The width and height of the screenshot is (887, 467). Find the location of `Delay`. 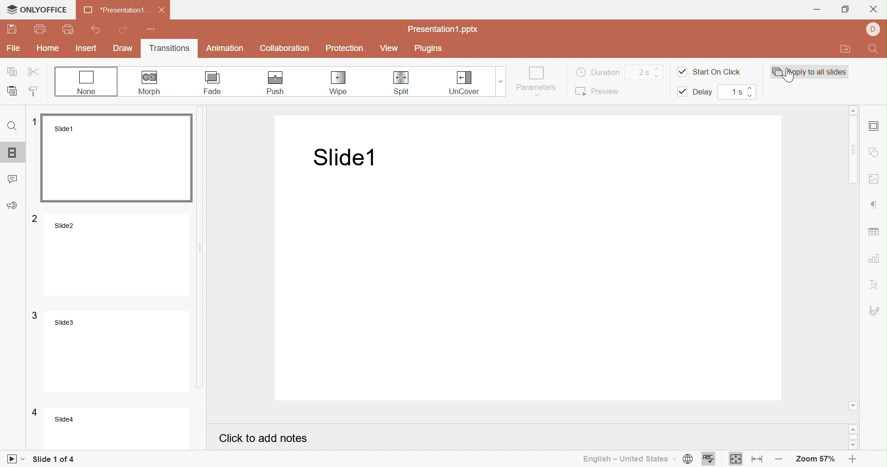

Delay is located at coordinates (695, 94).